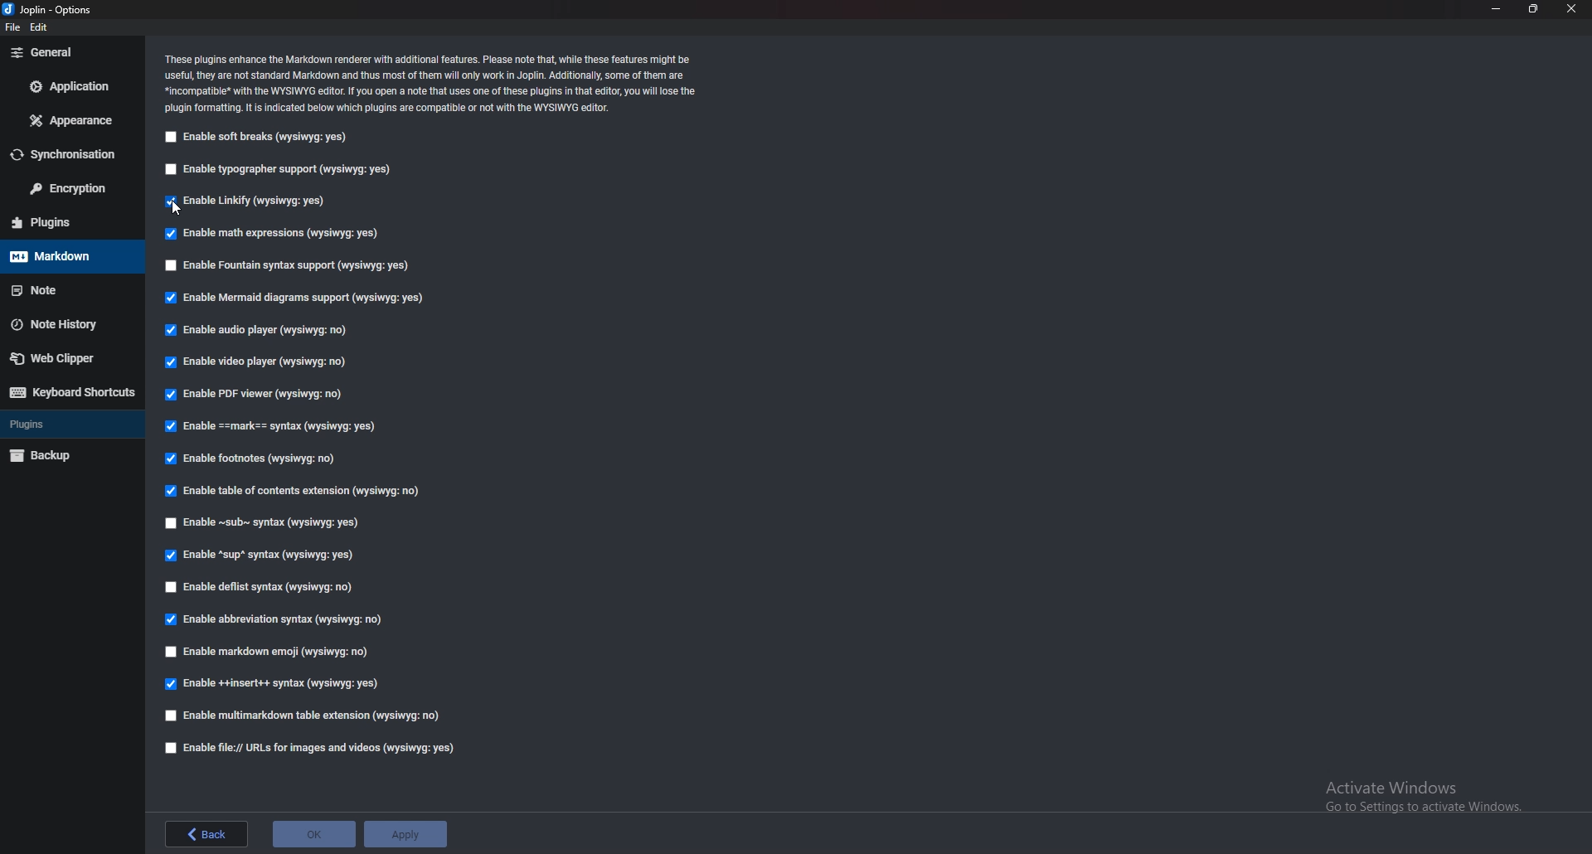 This screenshot has height=854, width=1592. What do you see at coordinates (1497, 7) in the screenshot?
I see `Minimize` at bounding box center [1497, 7].